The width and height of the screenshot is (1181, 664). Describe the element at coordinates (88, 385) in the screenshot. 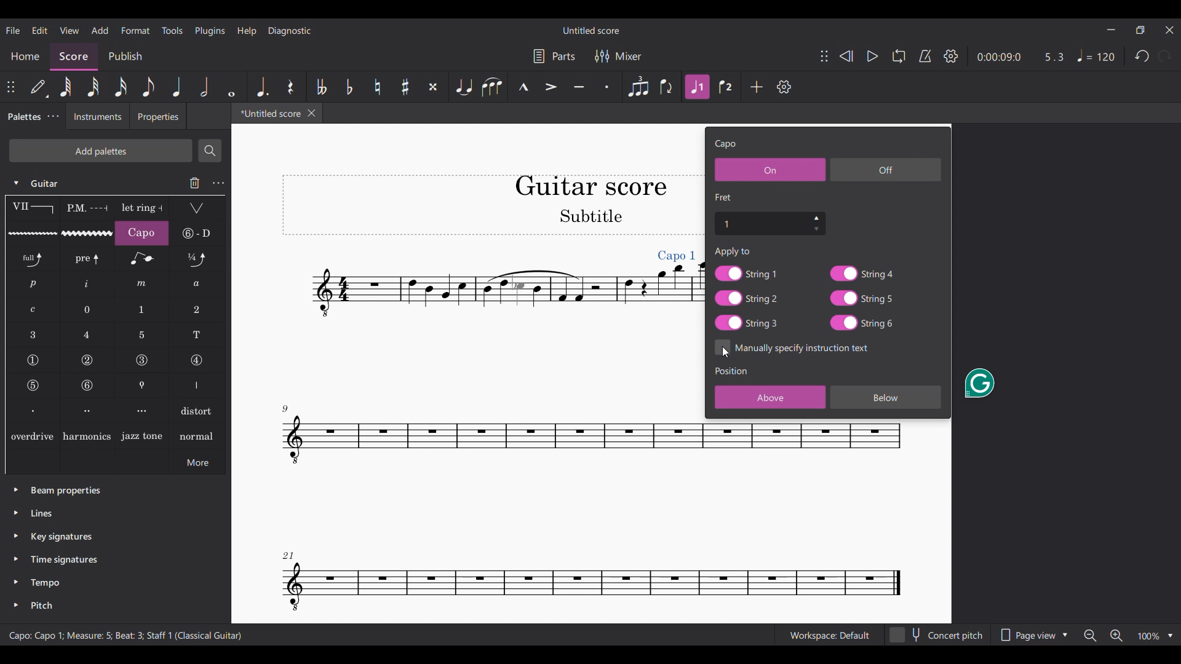

I see `String number 6` at that location.